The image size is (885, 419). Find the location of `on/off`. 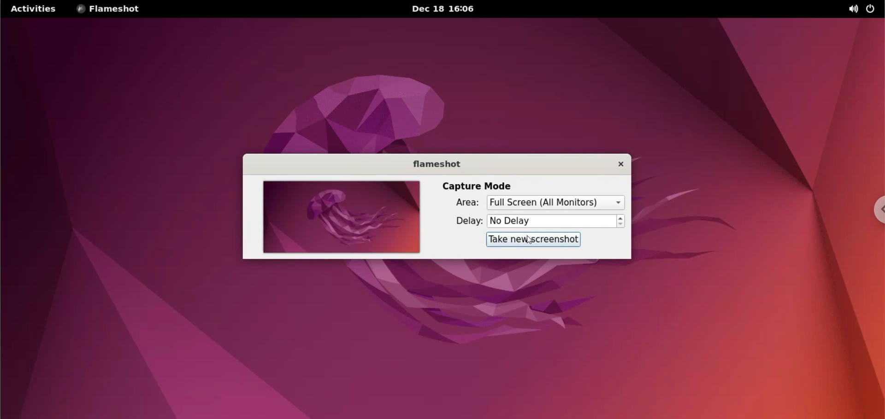

on/off is located at coordinates (870, 8).